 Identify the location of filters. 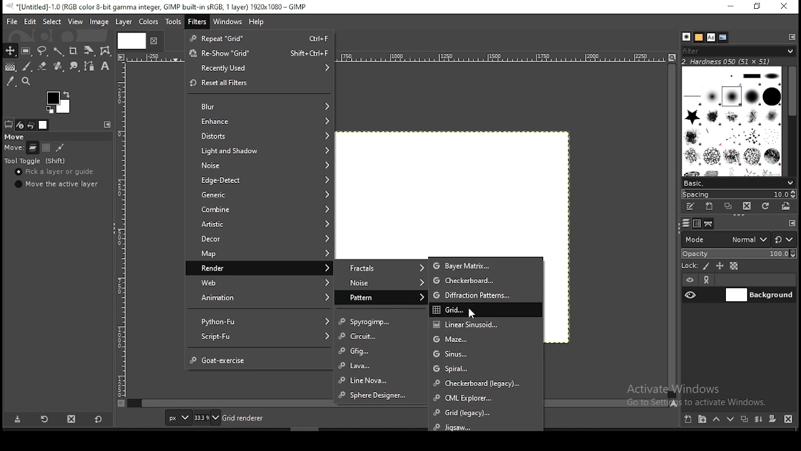
(197, 22).